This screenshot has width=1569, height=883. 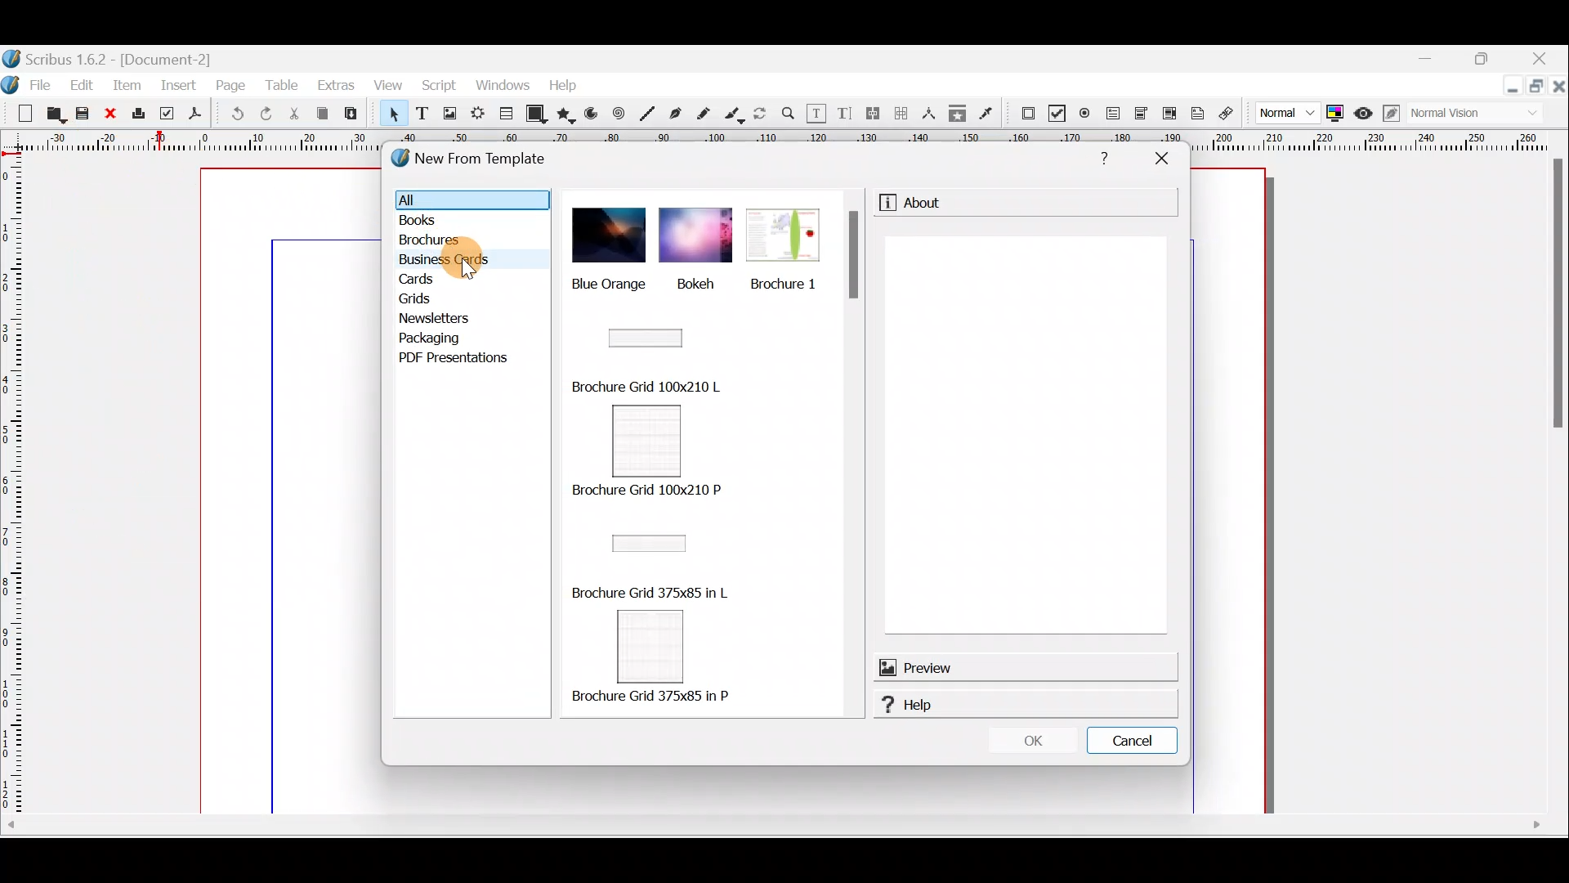 I want to click on Render frame, so click(x=477, y=116).